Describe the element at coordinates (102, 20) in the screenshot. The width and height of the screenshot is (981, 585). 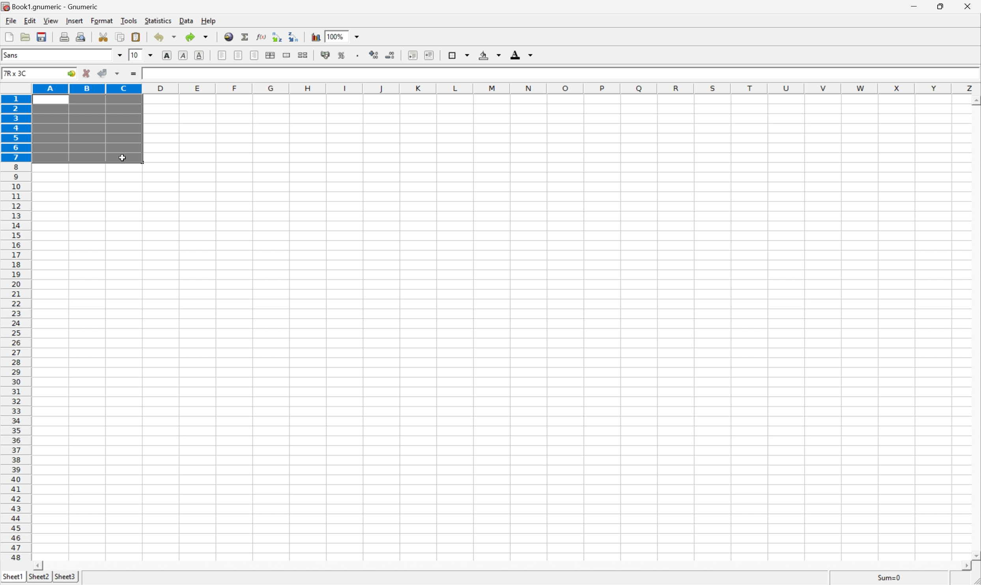
I see `format` at that location.